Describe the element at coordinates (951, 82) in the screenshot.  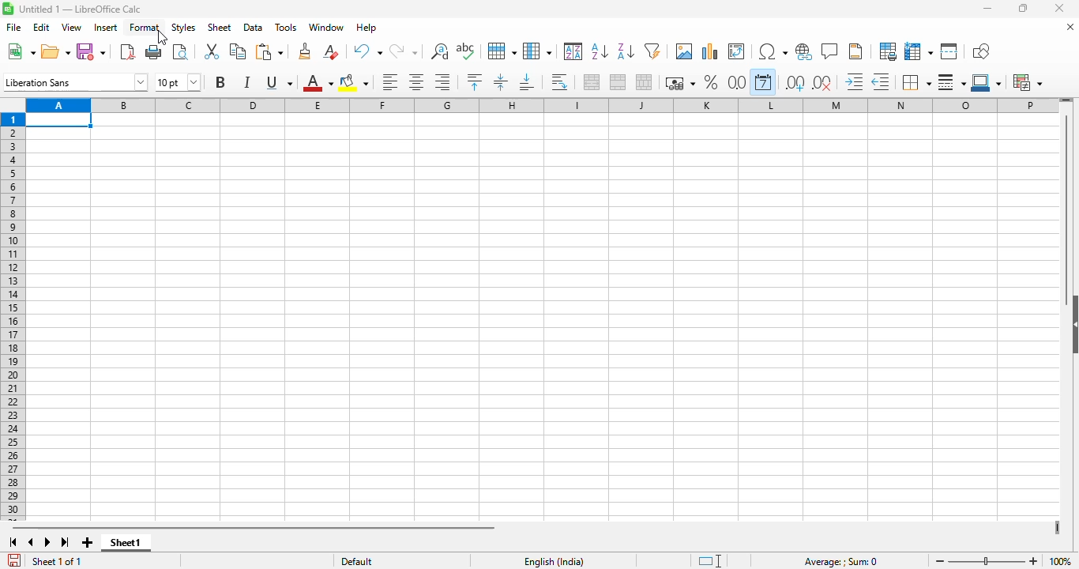
I see `border style` at that location.